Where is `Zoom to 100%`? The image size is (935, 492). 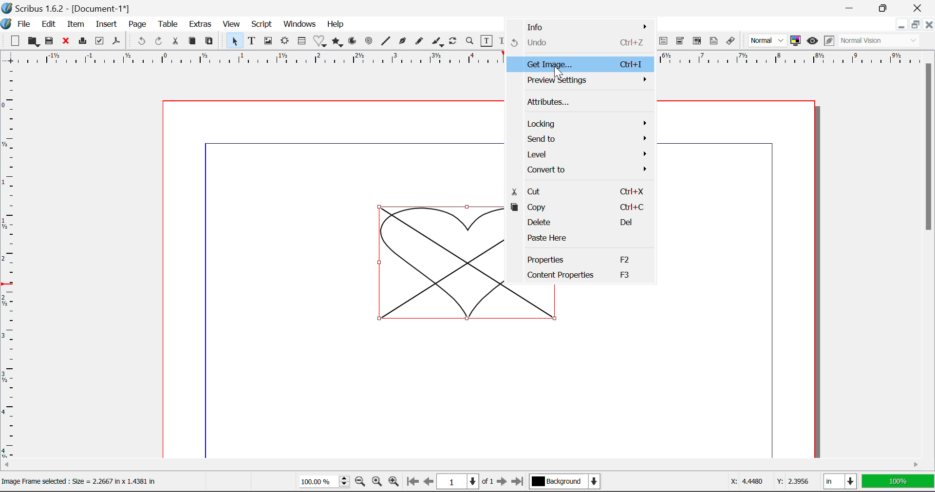 Zoom to 100% is located at coordinates (376, 483).